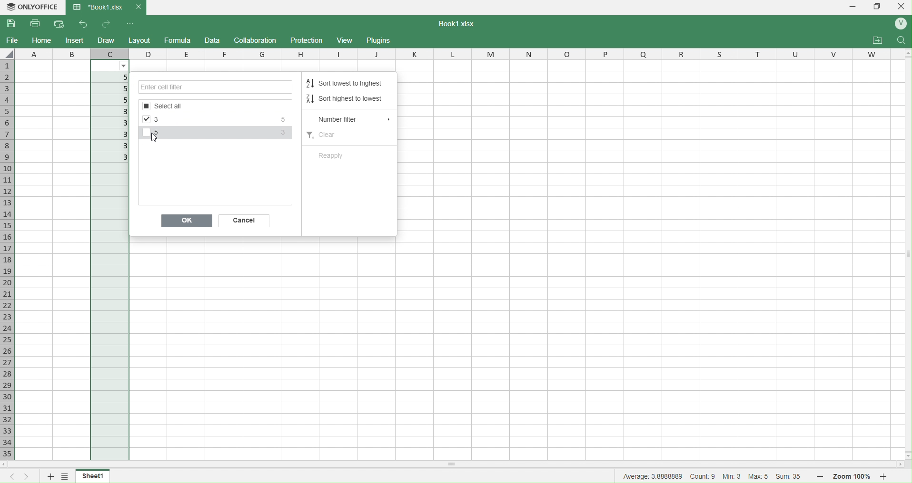  I want to click on next sheet, so click(30, 477).